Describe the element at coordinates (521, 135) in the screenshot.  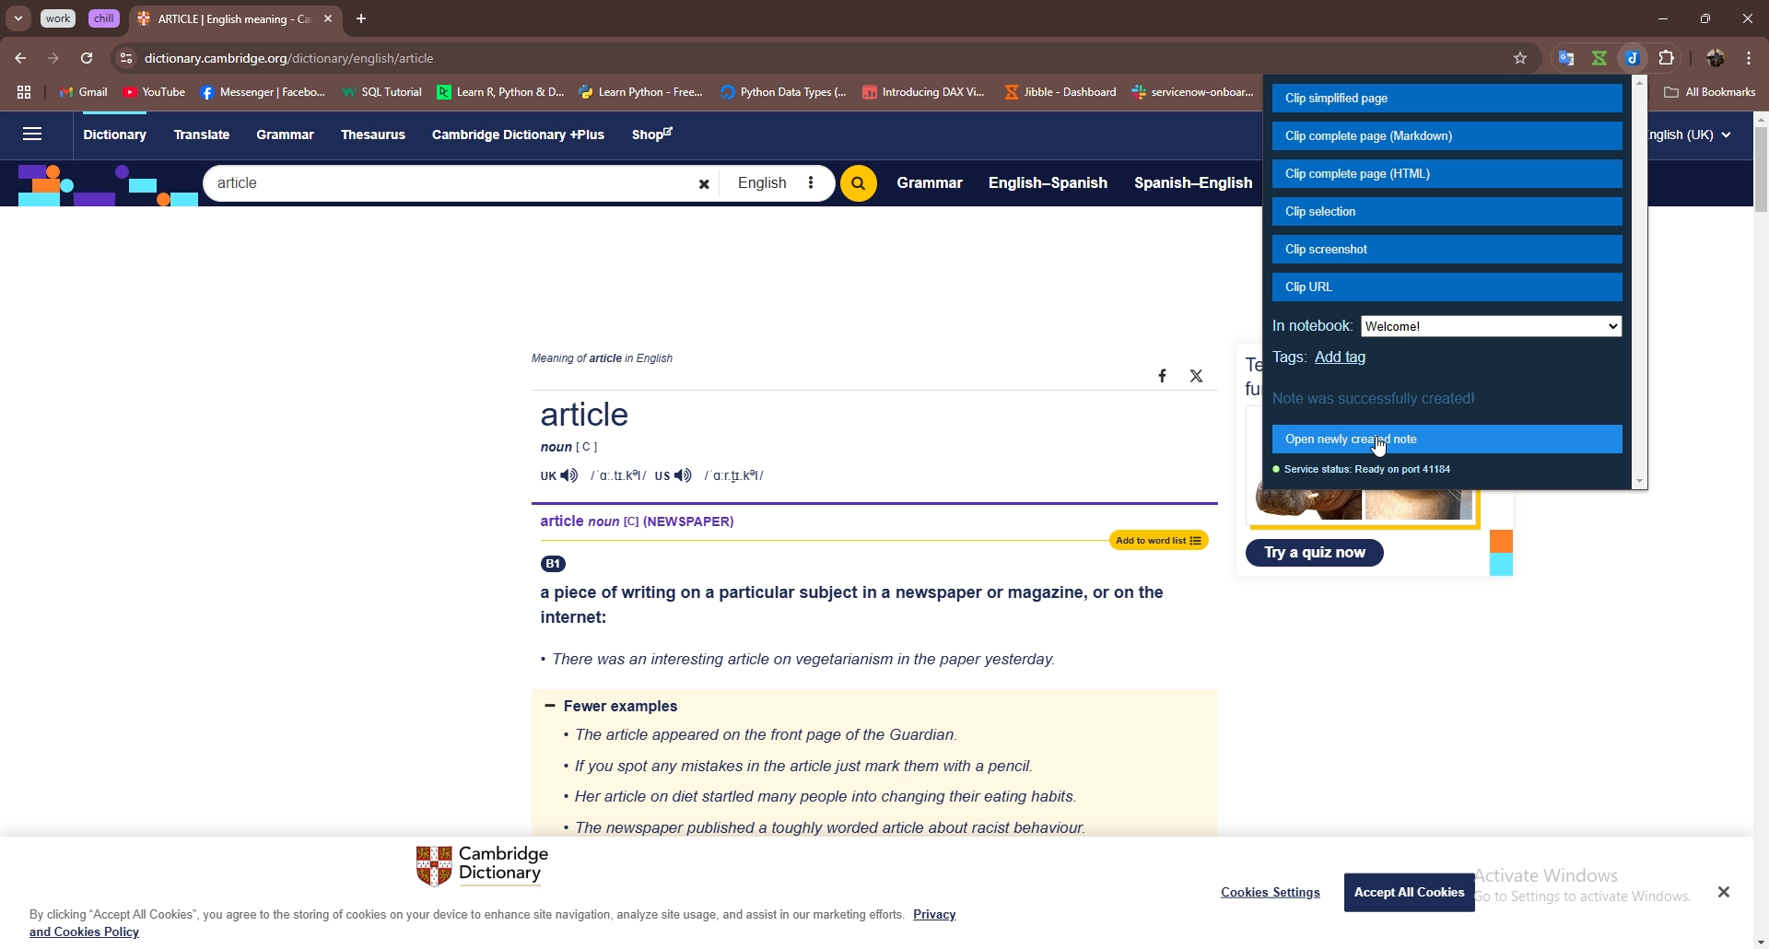
I see `Cambridge Dictionary +Plus` at that location.